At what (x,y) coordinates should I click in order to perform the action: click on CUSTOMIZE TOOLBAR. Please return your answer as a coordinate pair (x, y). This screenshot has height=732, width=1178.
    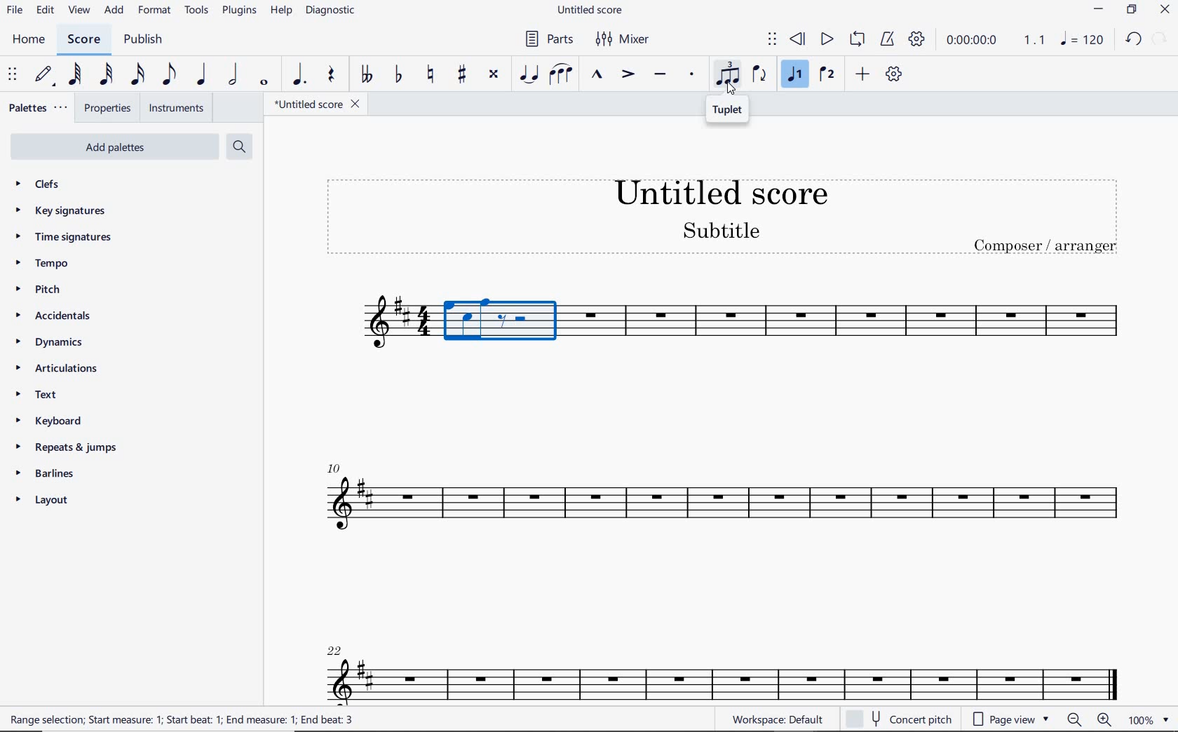
    Looking at the image, I should click on (895, 75).